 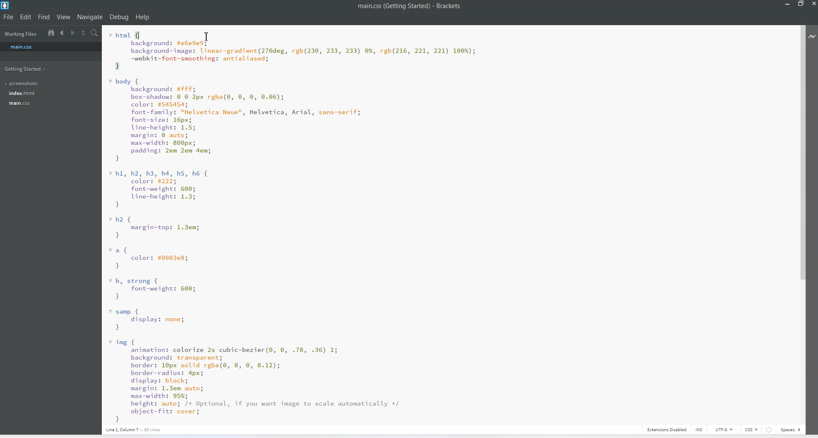 I want to click on Maximize, so click(x=801, y=4).